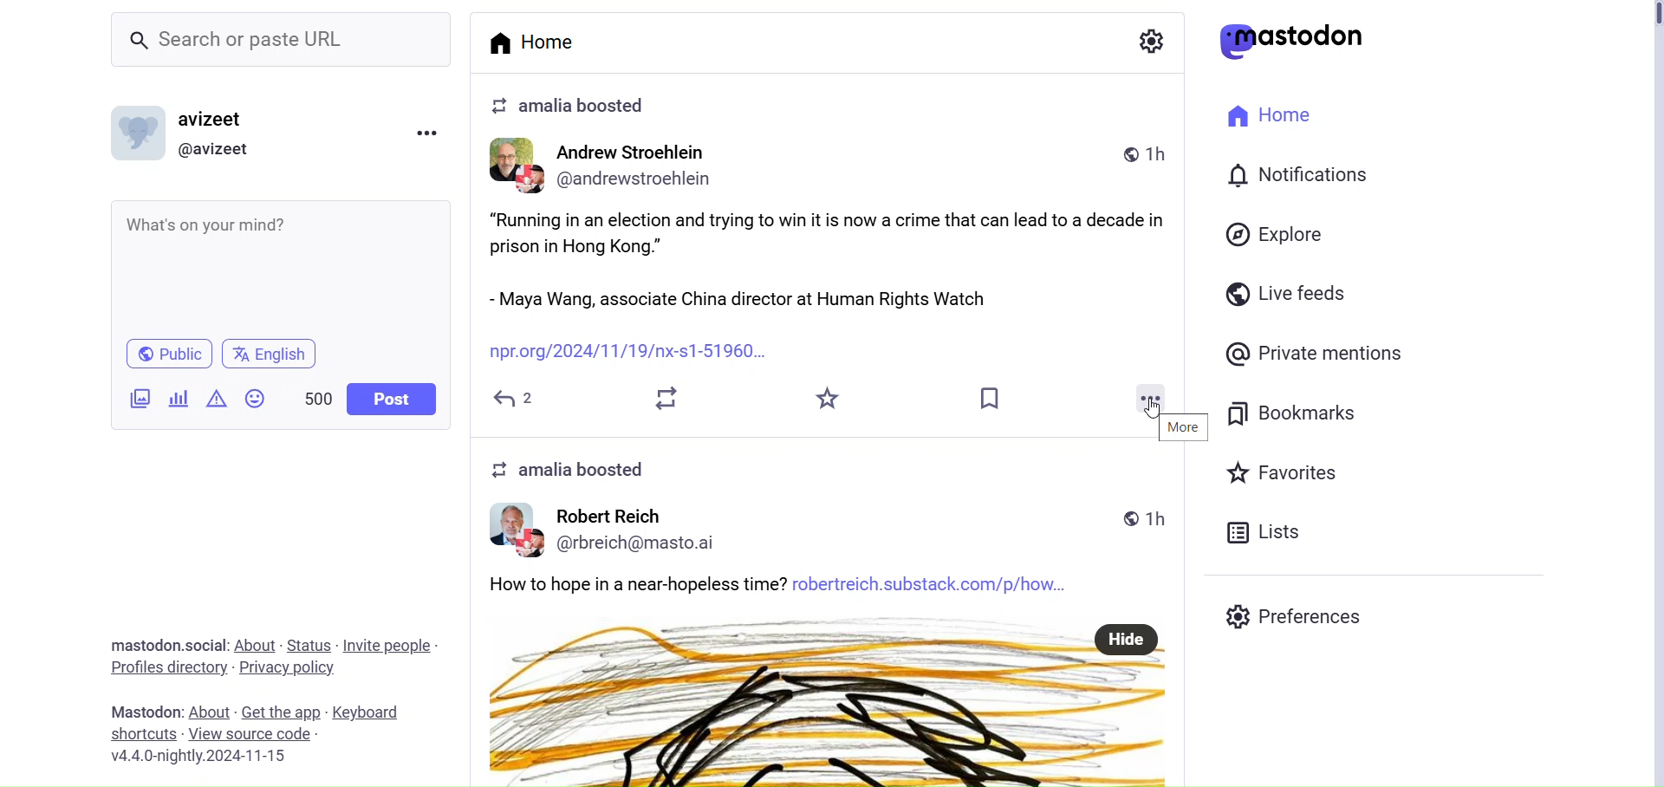 This screenshot has width=1664, height=787. What do you see at coordinates (177, 399) in the screenshot?
I see `Add Poll` at bounding box center [177, 399].